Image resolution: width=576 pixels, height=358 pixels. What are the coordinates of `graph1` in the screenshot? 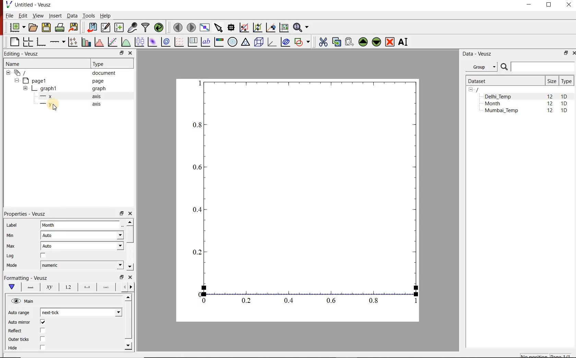 It's located at (65, 88).